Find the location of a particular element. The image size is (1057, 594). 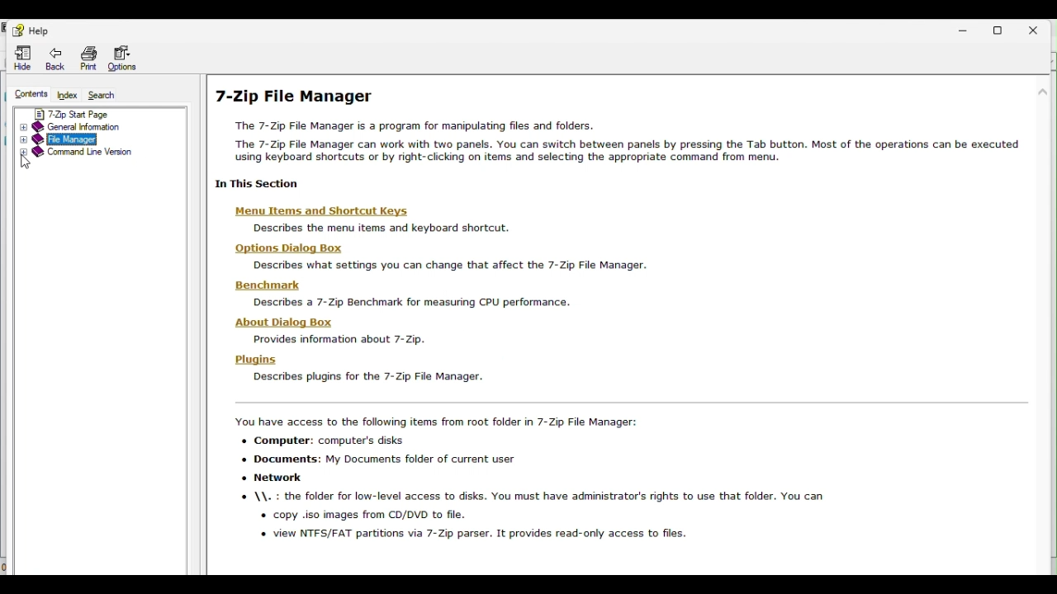

Hide is located at coordinates (20, 56).